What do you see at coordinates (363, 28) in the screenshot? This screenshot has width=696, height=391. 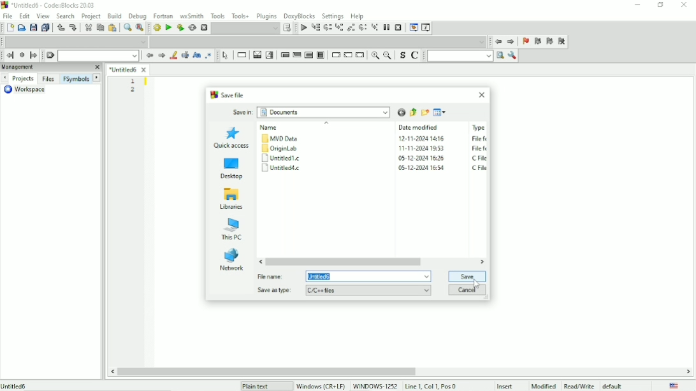 I see `Next instruction` at bounding box center [363, 28].